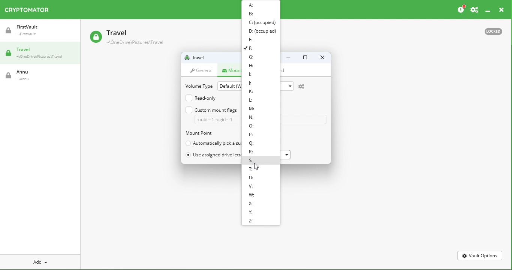 Image resolution: width=512 pixels, height=270 pixels. I want to click on Use assigned drive letter, so click(213, 156).